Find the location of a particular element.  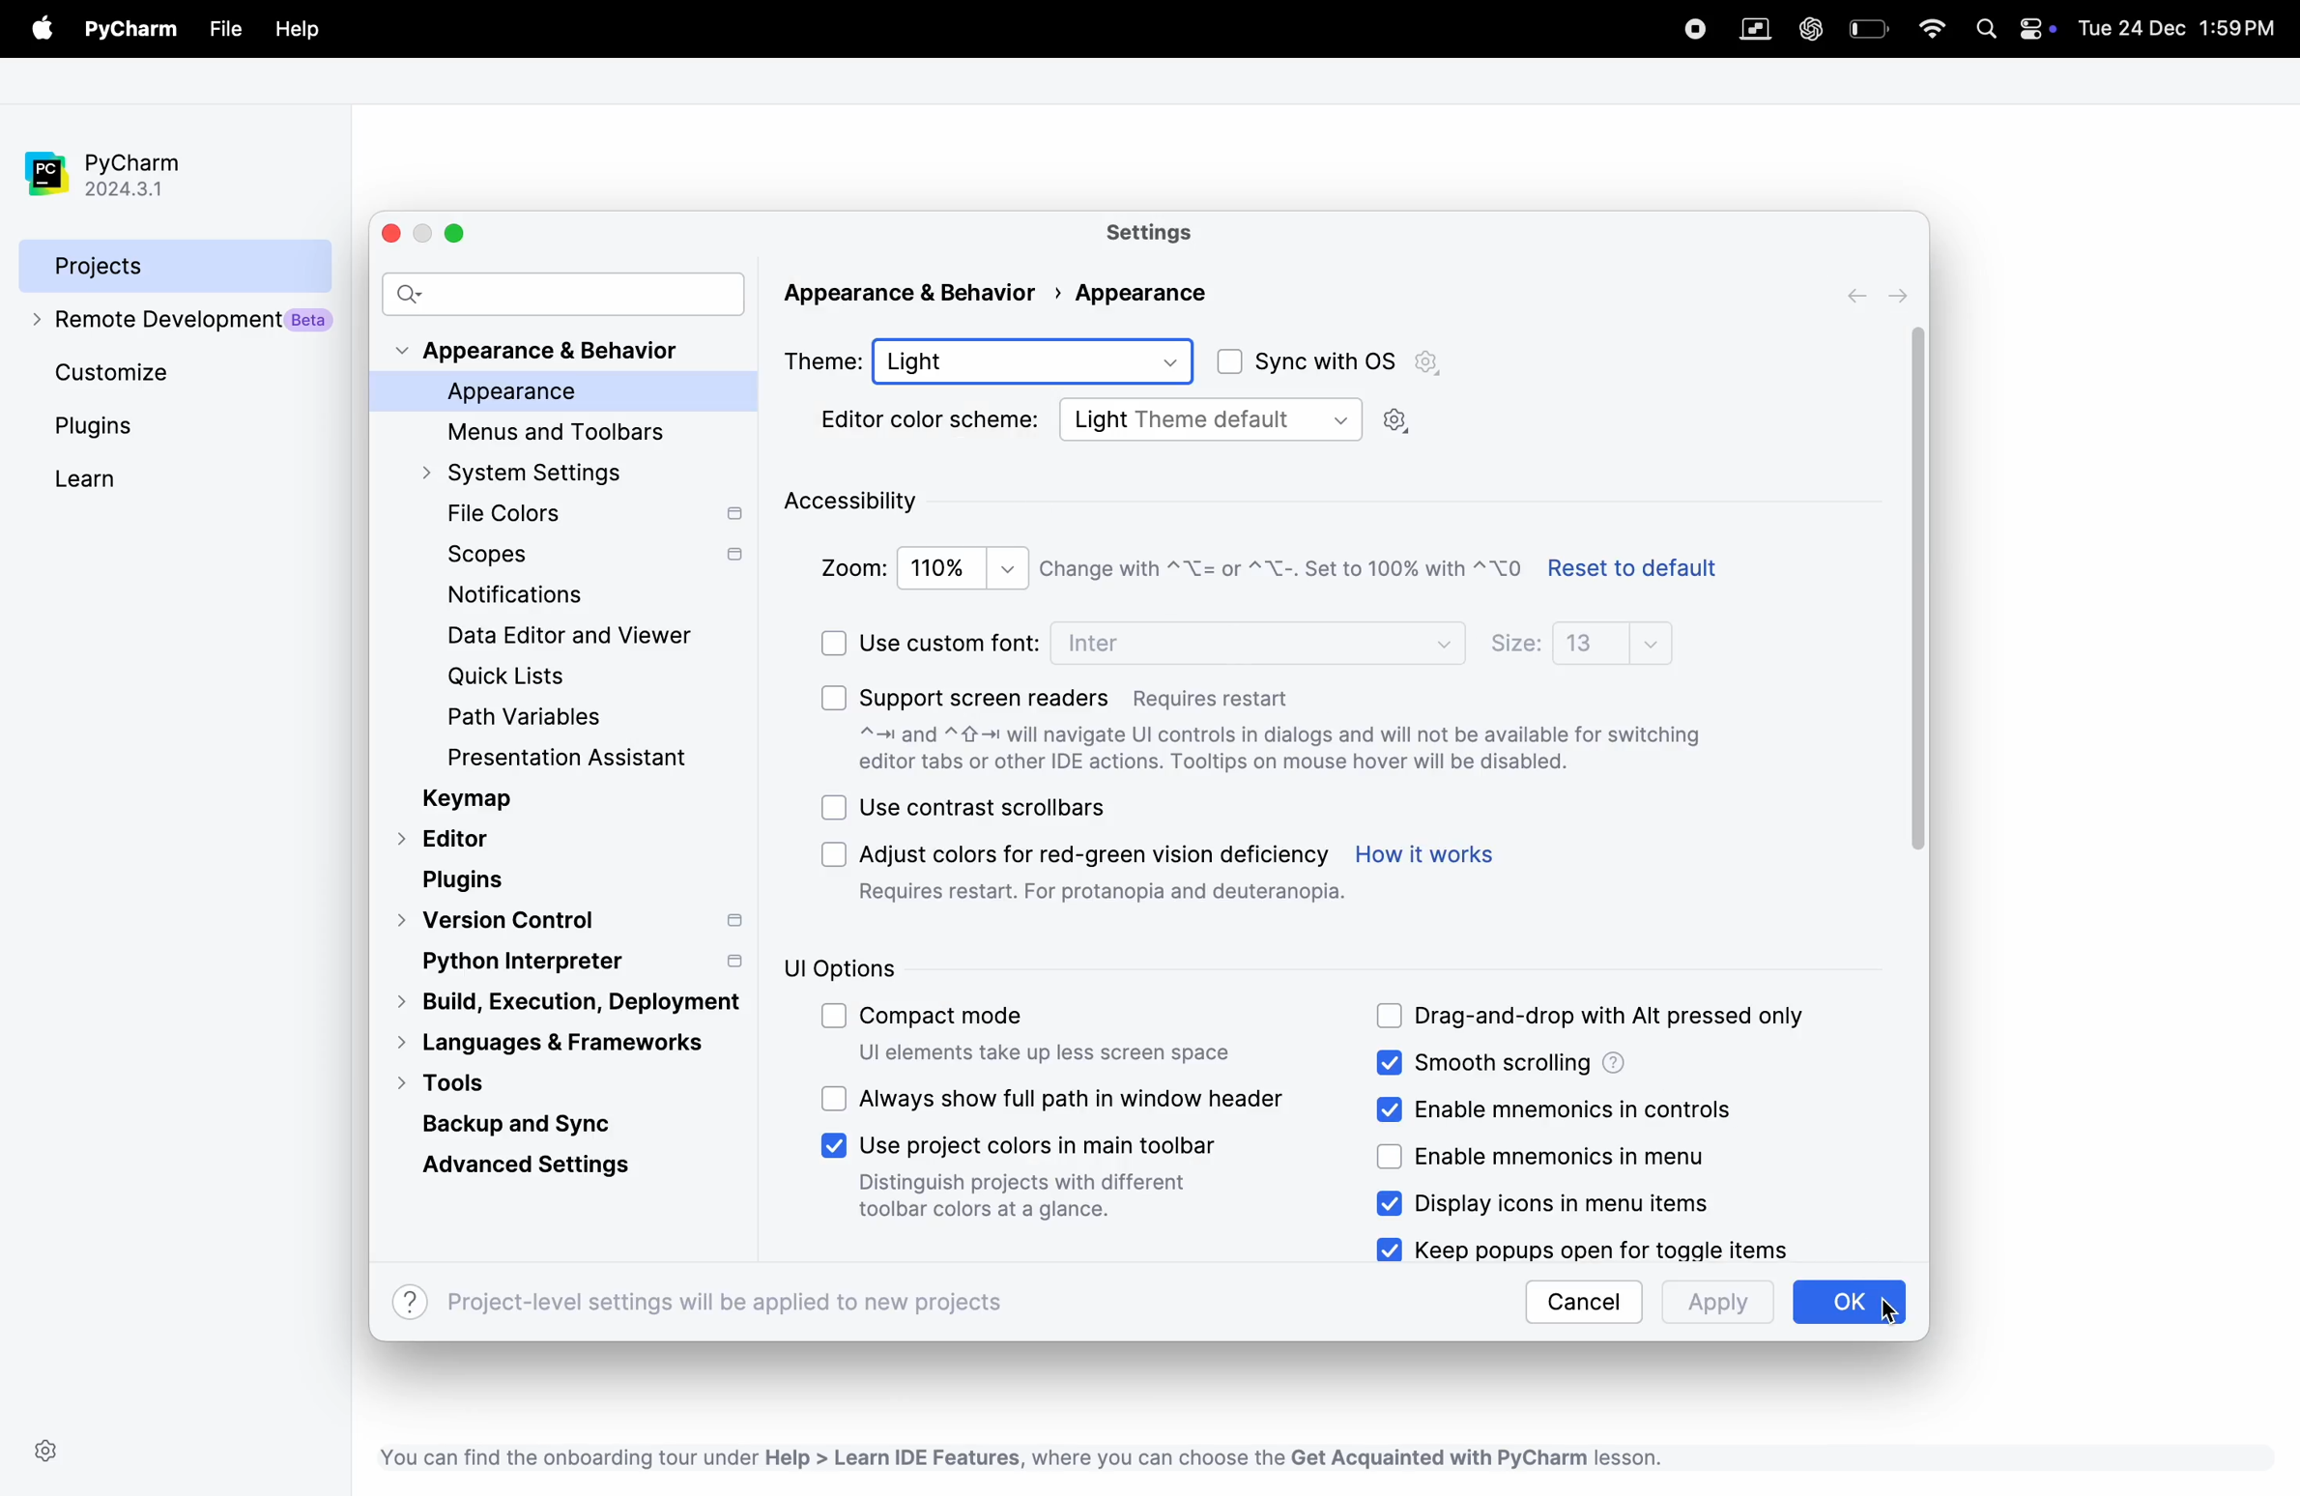

Light is located at coordinates (1099, 419).